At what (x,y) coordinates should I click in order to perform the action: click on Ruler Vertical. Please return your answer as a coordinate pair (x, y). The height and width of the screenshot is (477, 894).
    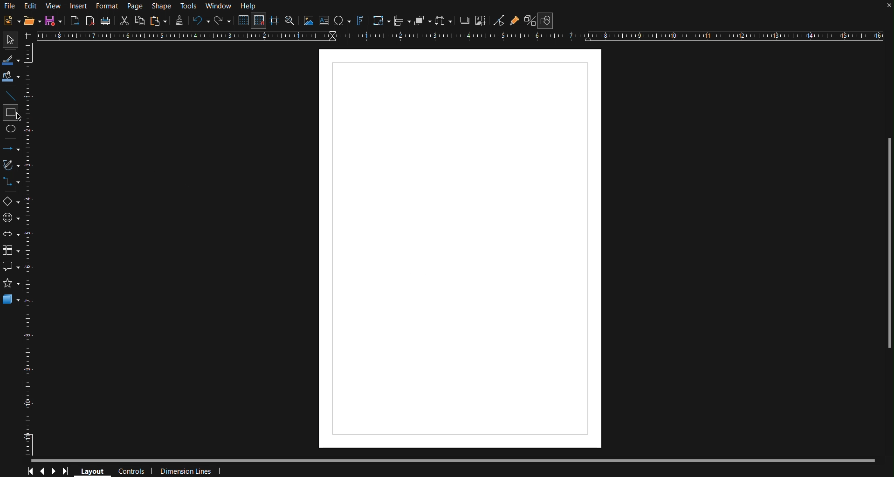
    Looking at the image, I should click on (29, 248).